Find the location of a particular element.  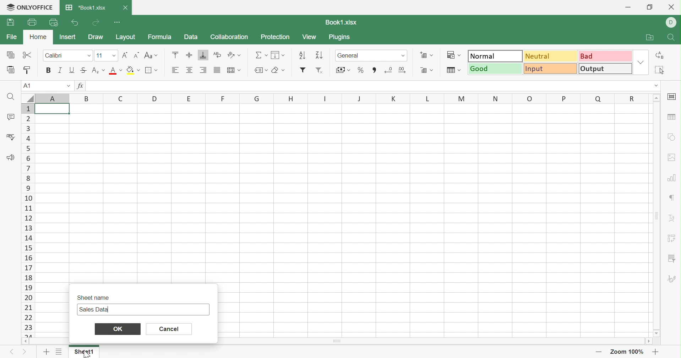

Erase styles is located at coordinates (282, 70).